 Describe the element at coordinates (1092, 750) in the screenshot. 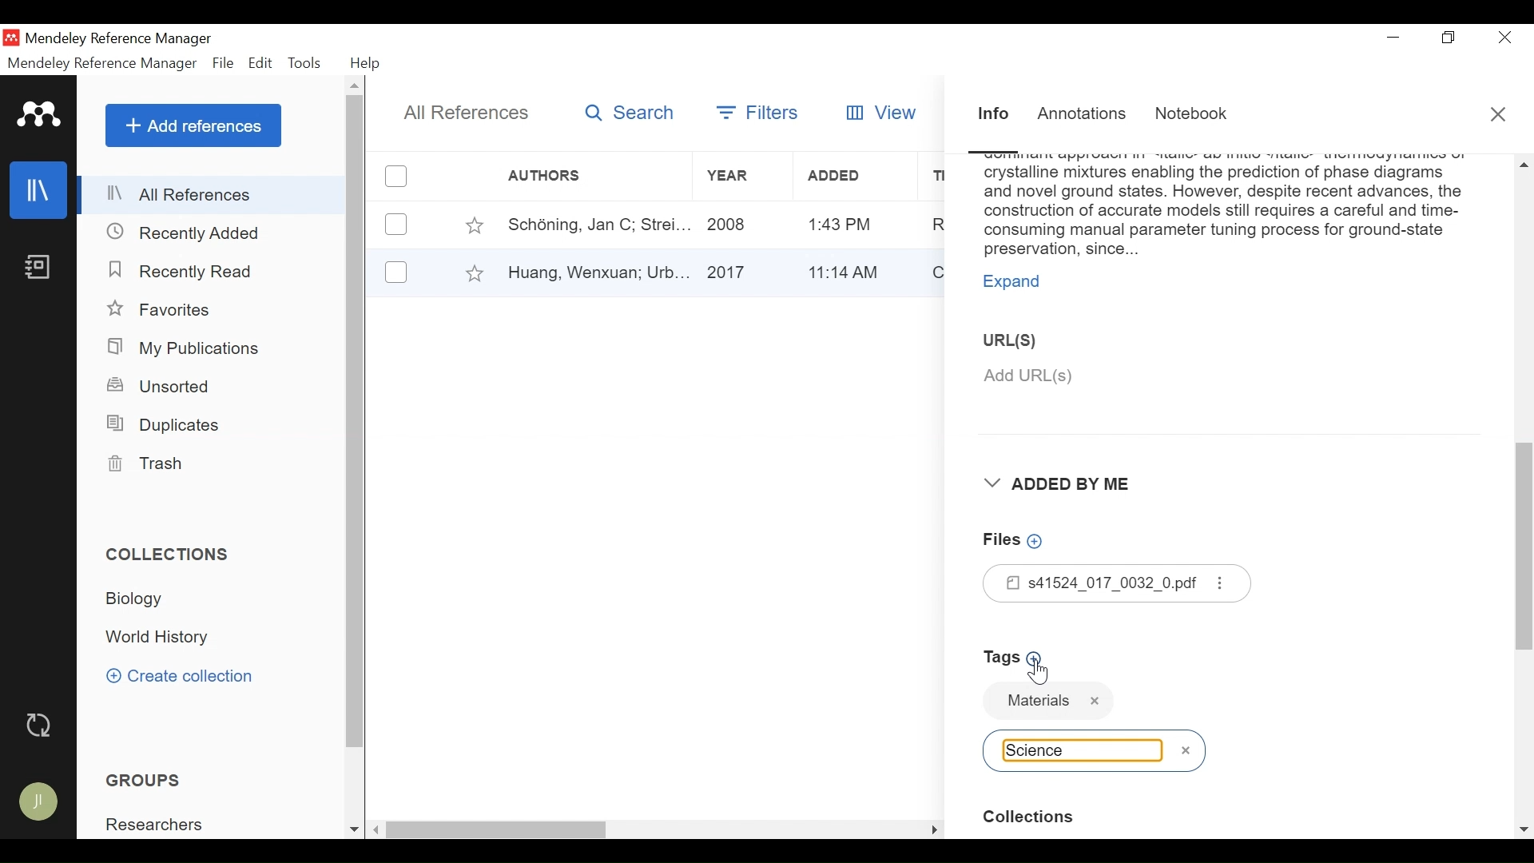

I see `Tag name` at that location.